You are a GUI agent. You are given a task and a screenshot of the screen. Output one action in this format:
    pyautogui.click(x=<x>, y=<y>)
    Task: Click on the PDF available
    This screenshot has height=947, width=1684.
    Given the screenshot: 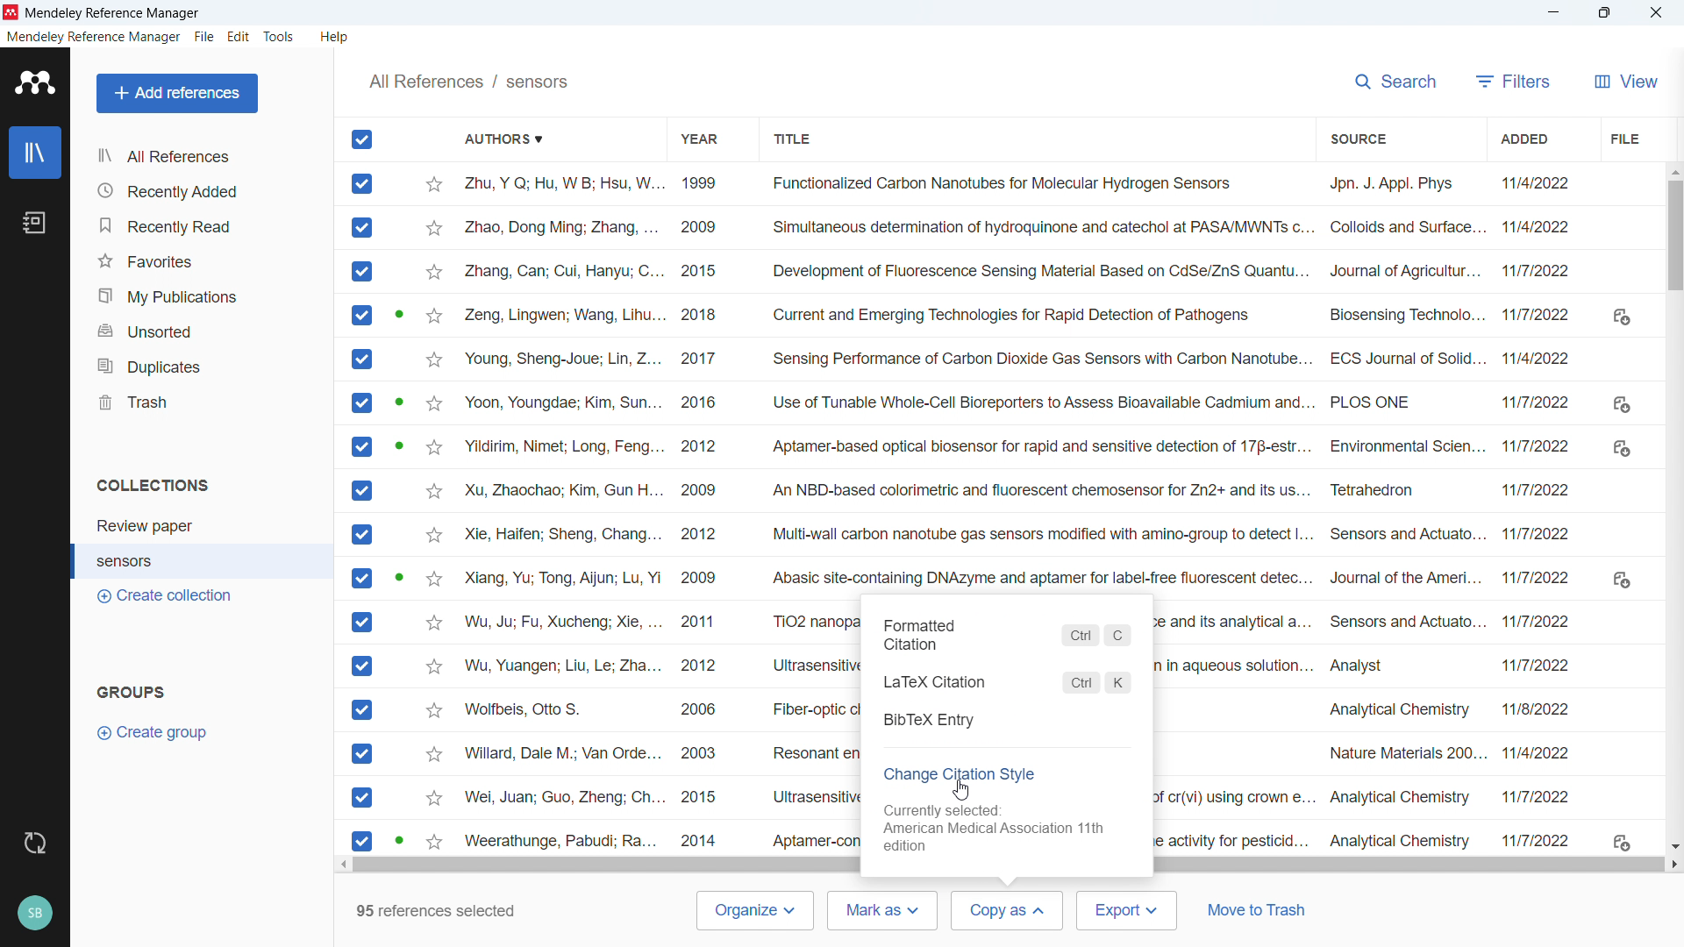 What is the action you would take?
    pyautogui.click(x=399, y=445)
    